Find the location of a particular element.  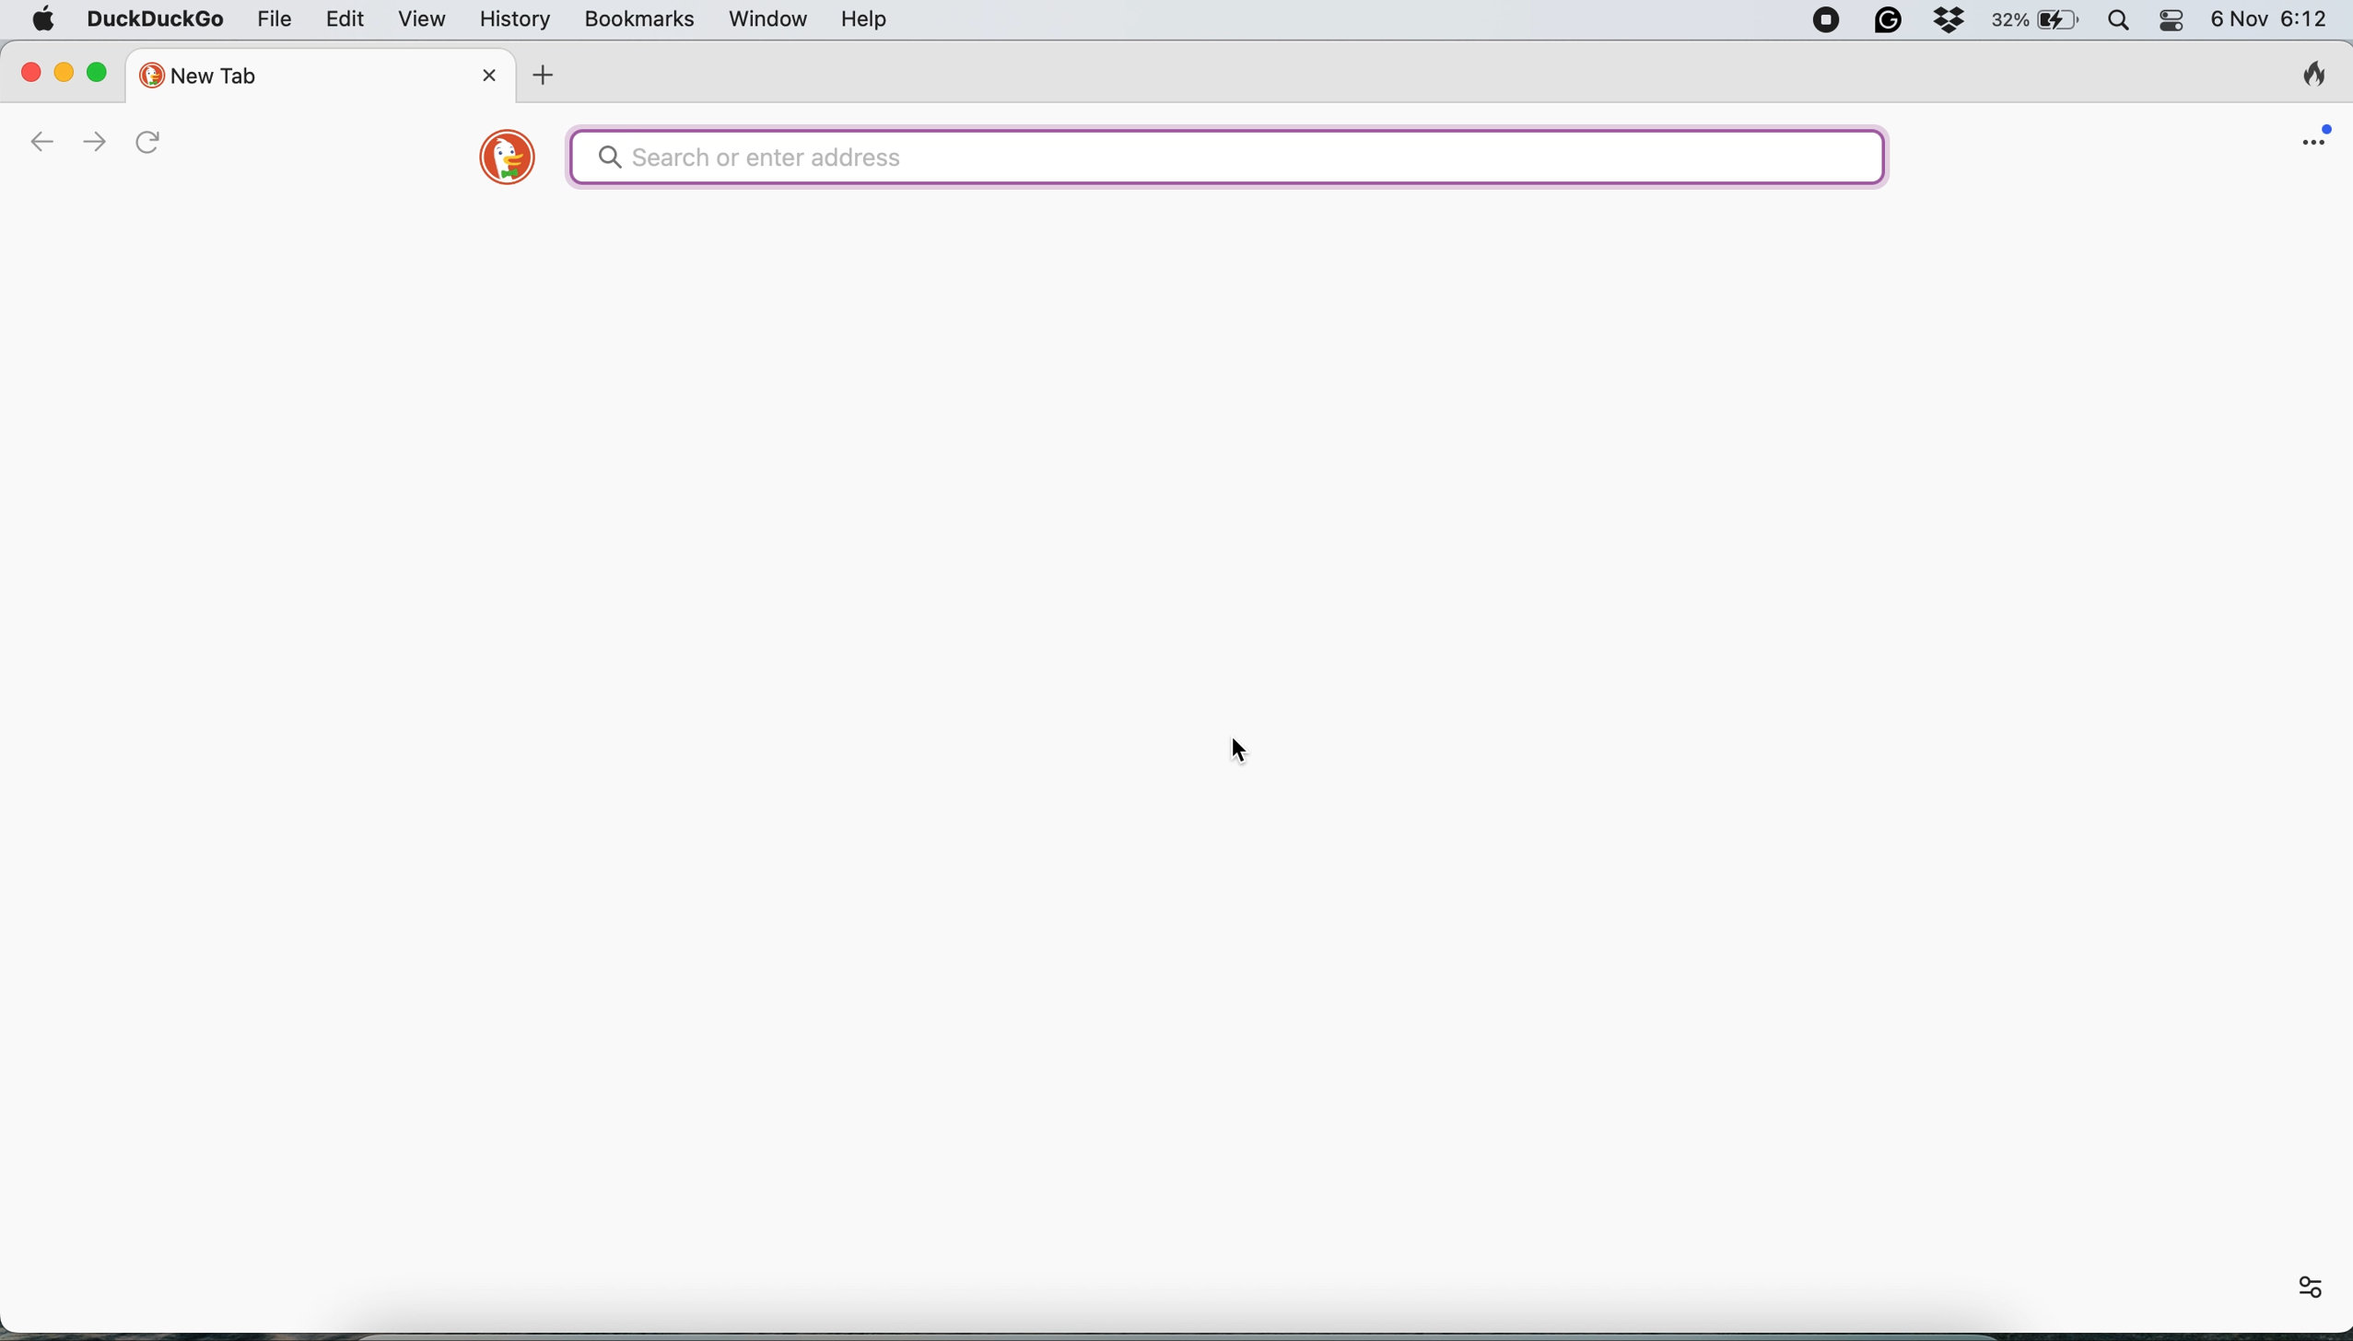

settings is located at coordinates (2308, 1286).